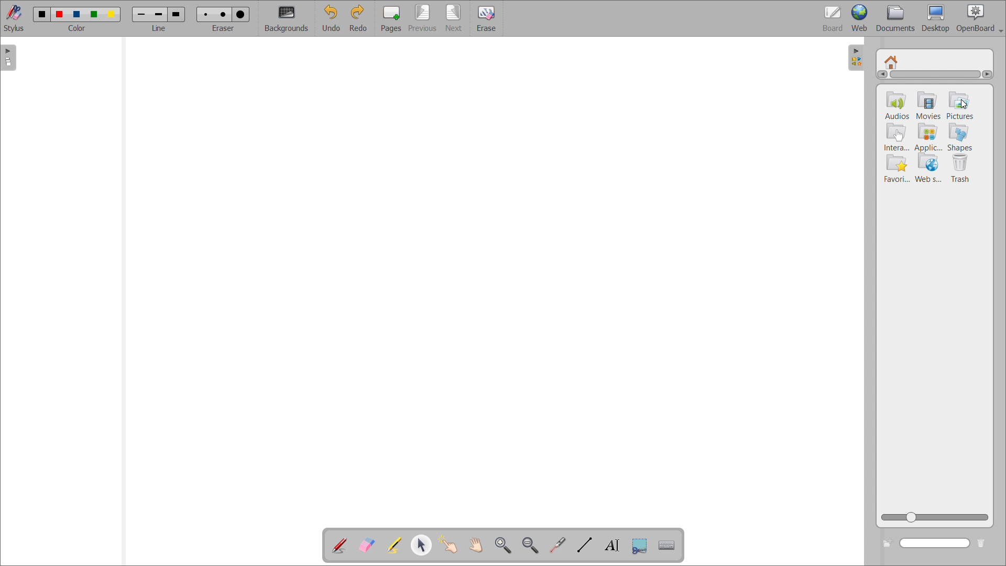  Describe the element at coordinates (358, 18) in the screenshot. I see `redo` at that location.